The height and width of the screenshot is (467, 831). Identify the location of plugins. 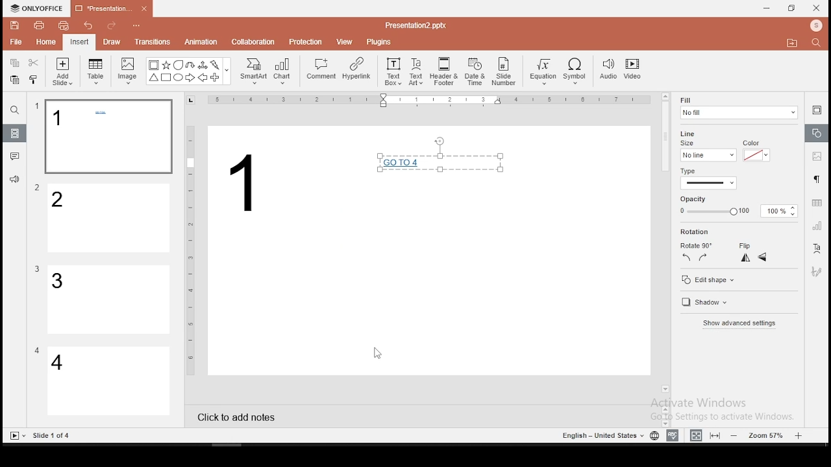
(380, 40).